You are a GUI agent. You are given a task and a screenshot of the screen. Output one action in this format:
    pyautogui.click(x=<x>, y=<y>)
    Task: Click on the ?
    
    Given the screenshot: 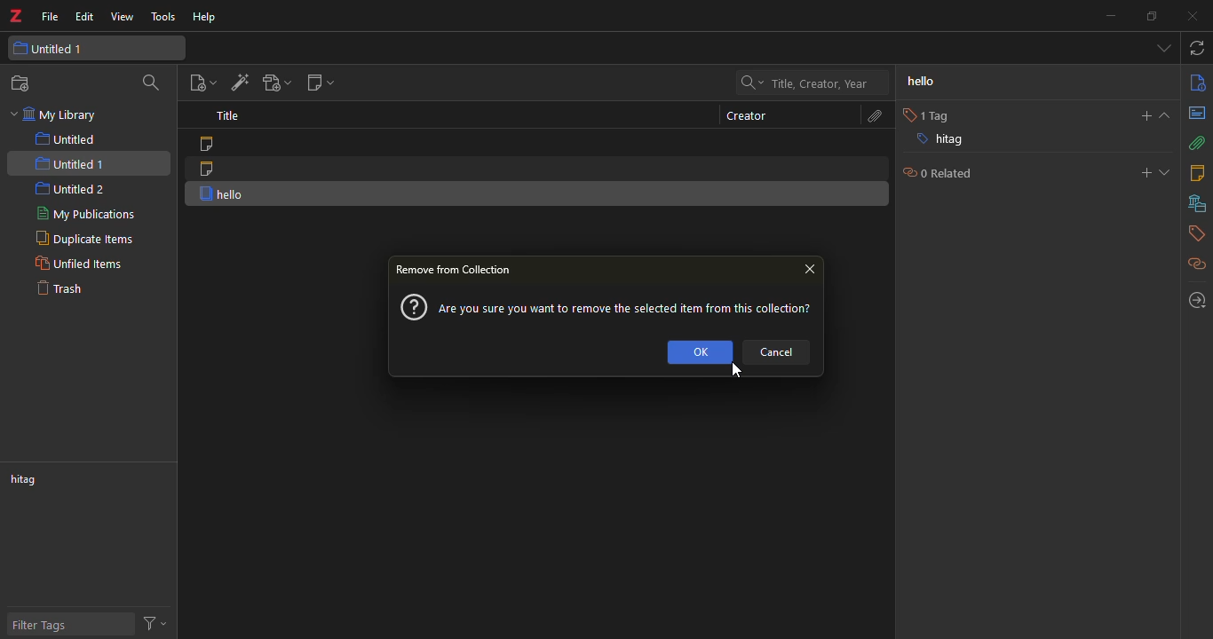 What is the action you would take?
    pyautogui.click(x=412, y=307)
    